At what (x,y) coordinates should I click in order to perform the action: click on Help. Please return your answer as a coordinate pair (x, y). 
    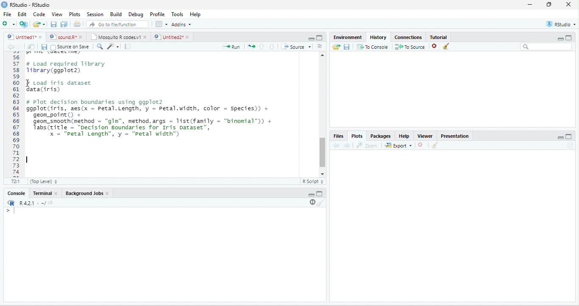
    Looking at the image, I should click on (196, 15).